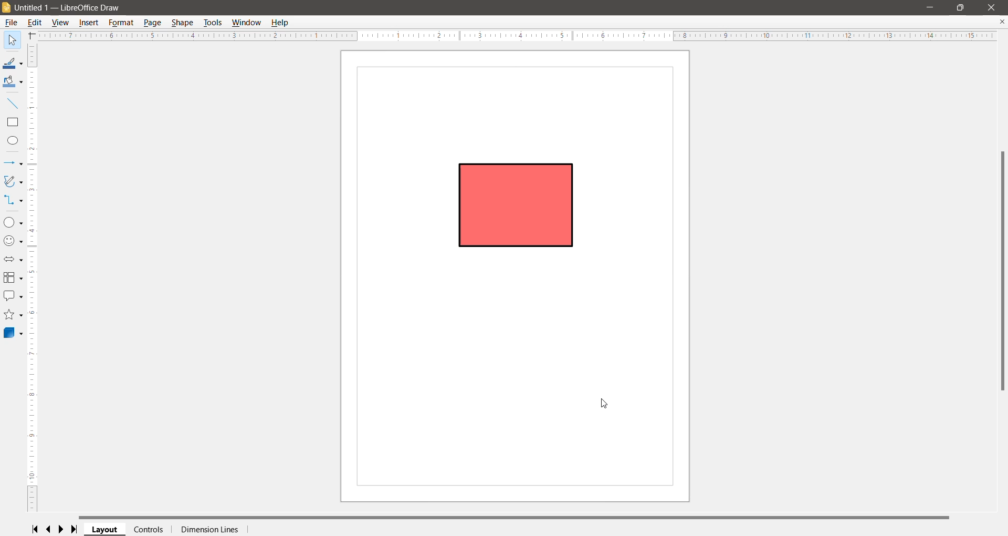 This screenshot has height=536, width=1008. I want to click on Stars and Banners, so click(13, 315).